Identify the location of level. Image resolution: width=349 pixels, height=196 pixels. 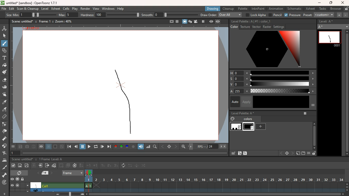
(45, 8).